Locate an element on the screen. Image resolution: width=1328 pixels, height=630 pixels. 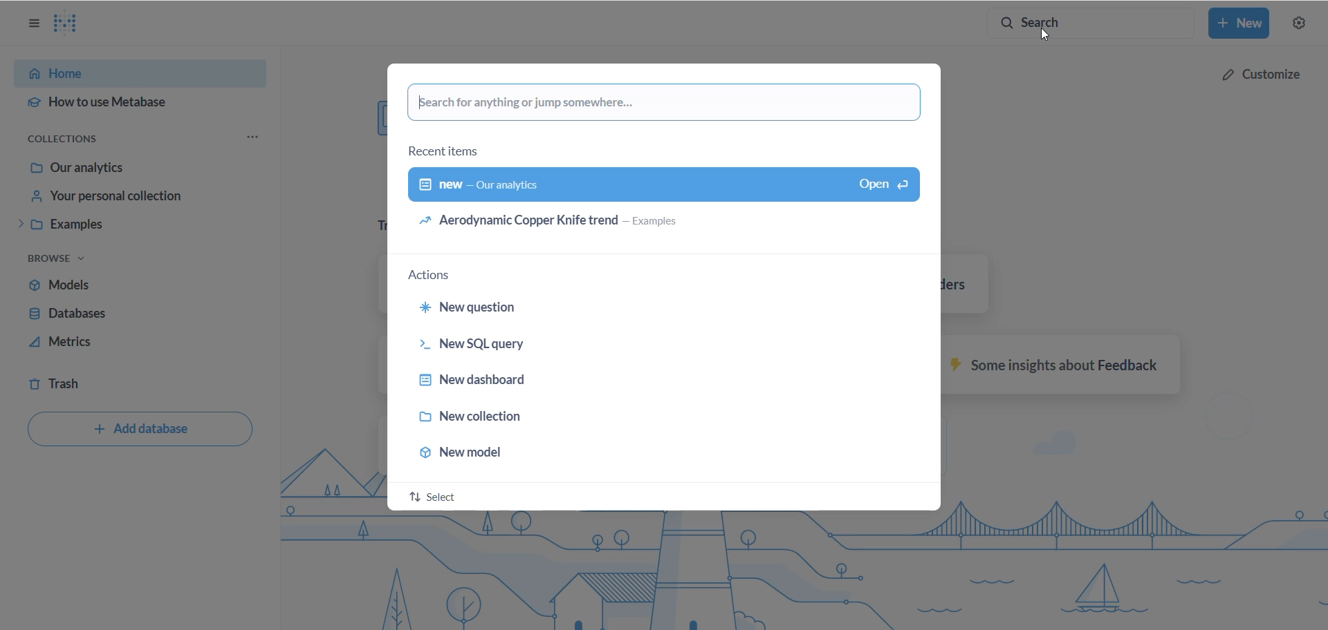
new model is located at coordinates (640, 455).